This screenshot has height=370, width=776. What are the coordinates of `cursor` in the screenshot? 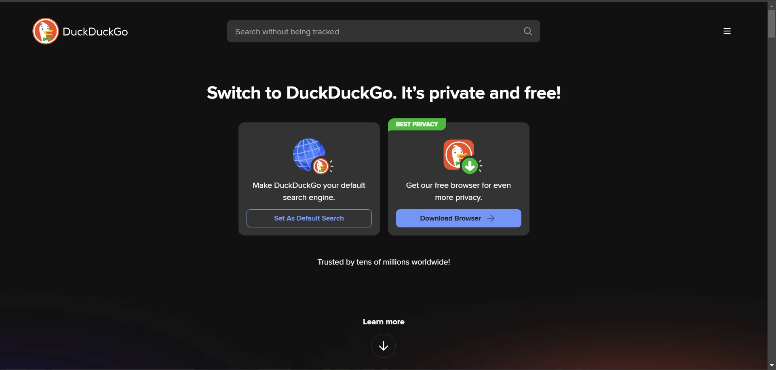 It's located at (381, 32).